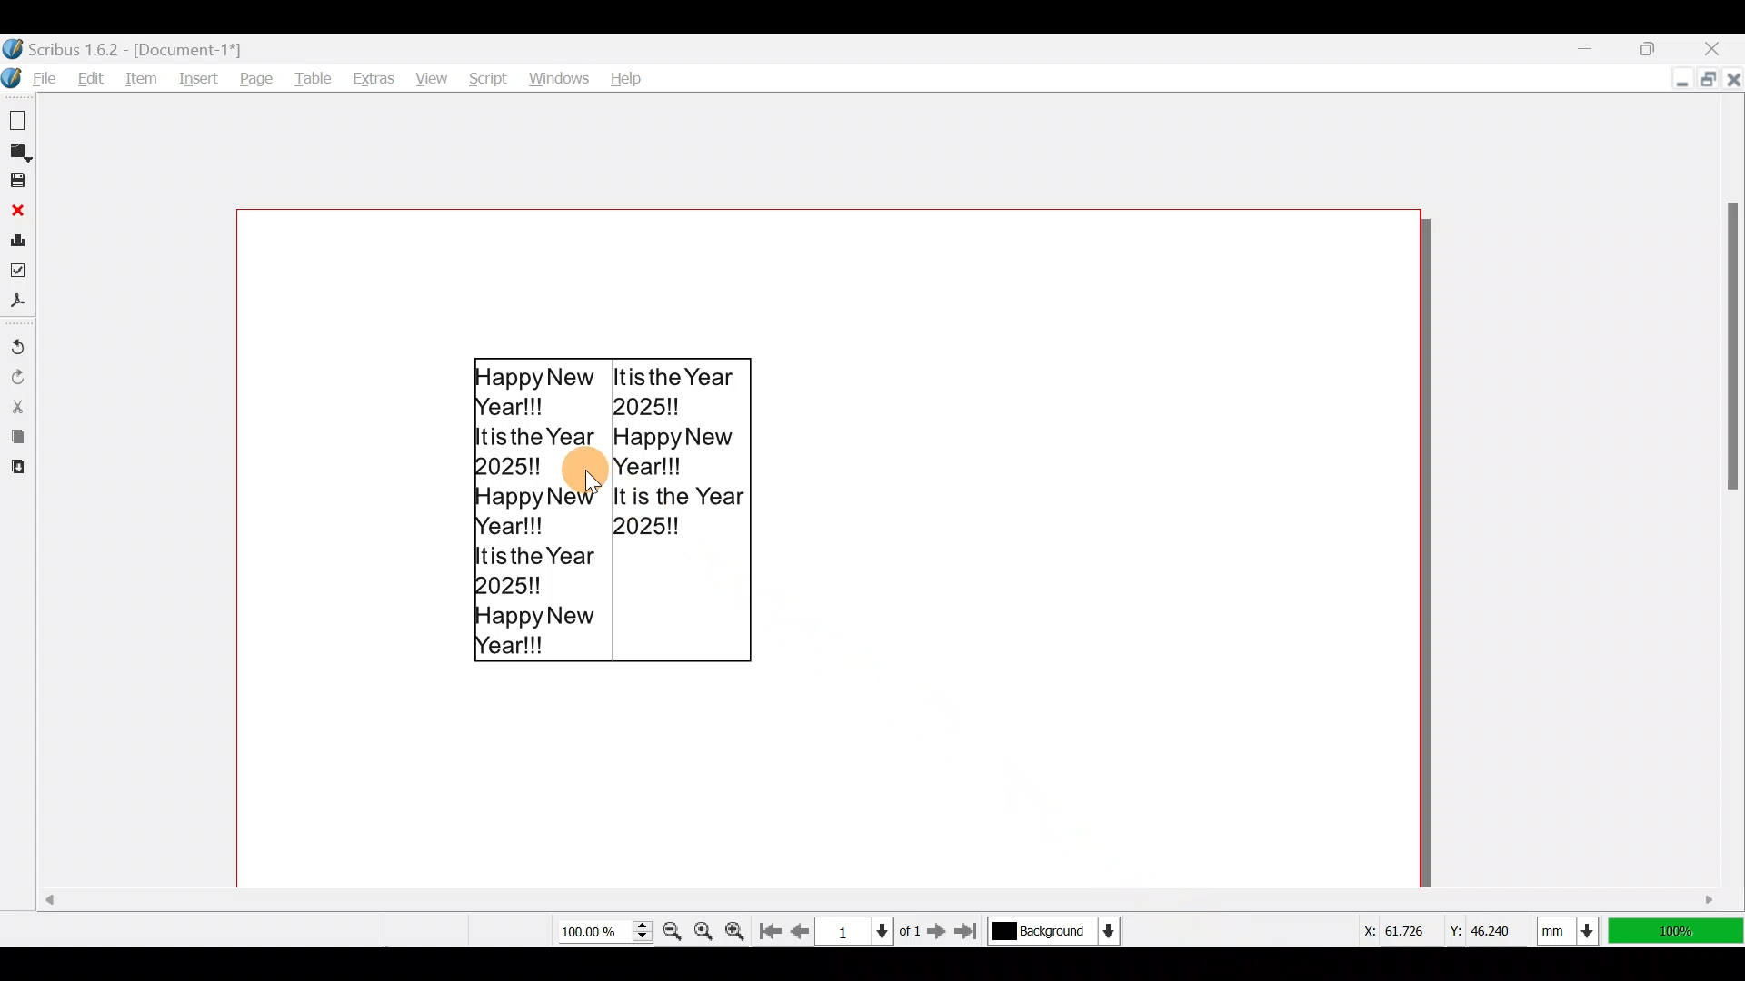 This screenshot has height=981, width=1745. What do you see at coordinates (374, 78) in the screenshot?
I see `Extras` at bounding box center [374, 78].